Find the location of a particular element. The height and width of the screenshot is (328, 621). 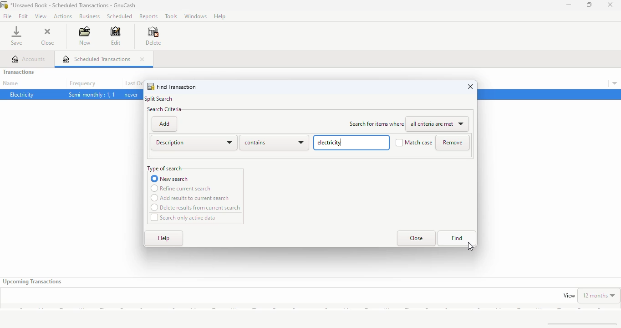

delete results from current search is located at coordinates (196, 208).